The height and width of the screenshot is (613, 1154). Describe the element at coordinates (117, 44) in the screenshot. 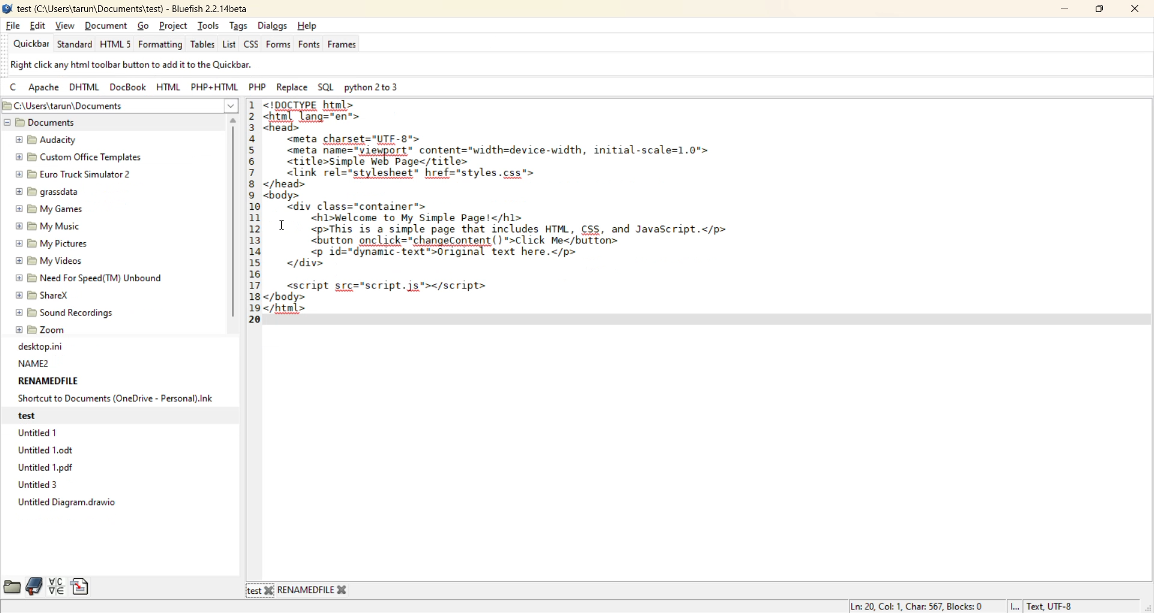

I see `html 5` at that location.